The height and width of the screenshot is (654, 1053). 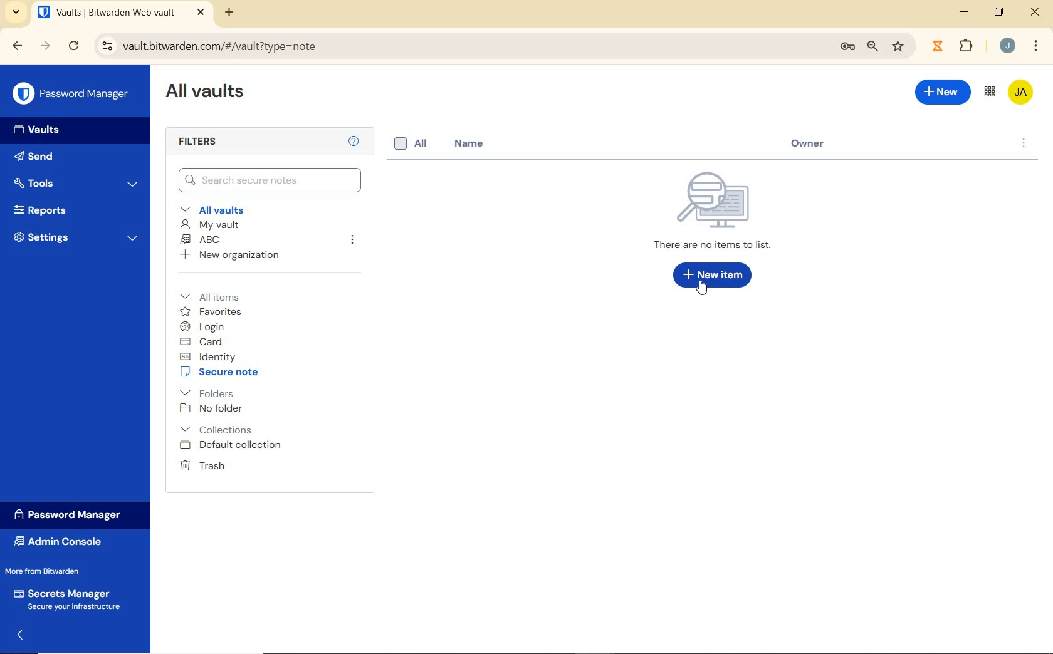 I want to click on New organization, so click(x=231, y=254).